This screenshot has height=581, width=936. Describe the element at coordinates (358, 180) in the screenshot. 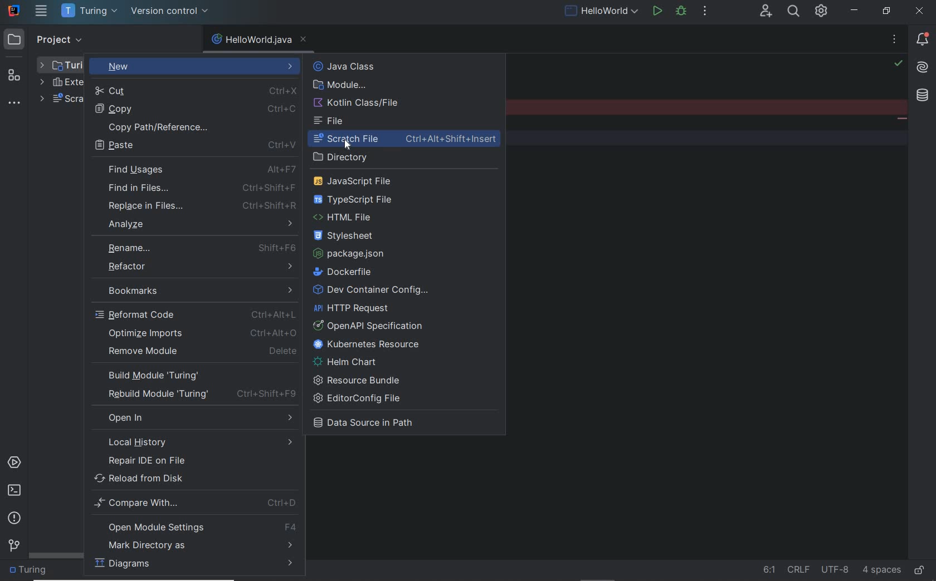

I see `JavaScript File` at that location.